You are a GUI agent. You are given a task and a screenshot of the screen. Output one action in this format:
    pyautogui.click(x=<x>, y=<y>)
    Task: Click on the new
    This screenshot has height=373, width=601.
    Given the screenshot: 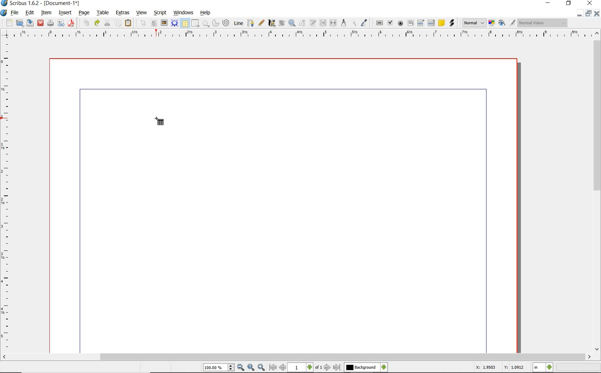 What is the action you would take?
    pyautogui.click(x=9, y=24)
    